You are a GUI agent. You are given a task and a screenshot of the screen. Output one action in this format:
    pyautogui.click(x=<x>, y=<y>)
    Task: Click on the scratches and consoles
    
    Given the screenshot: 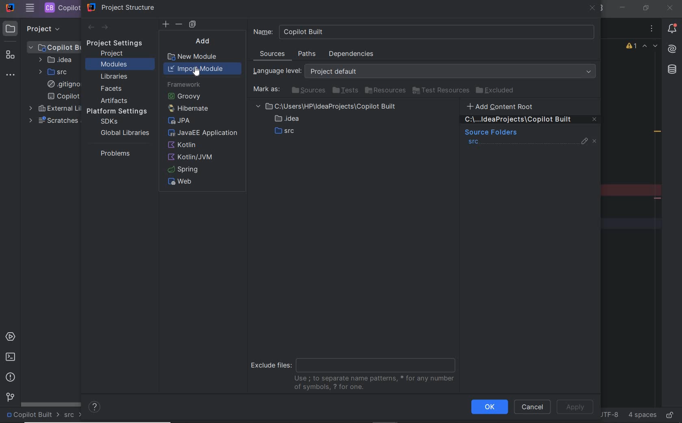 What is the action you would take?
    pyautogui.click(x=53, y=121)
    